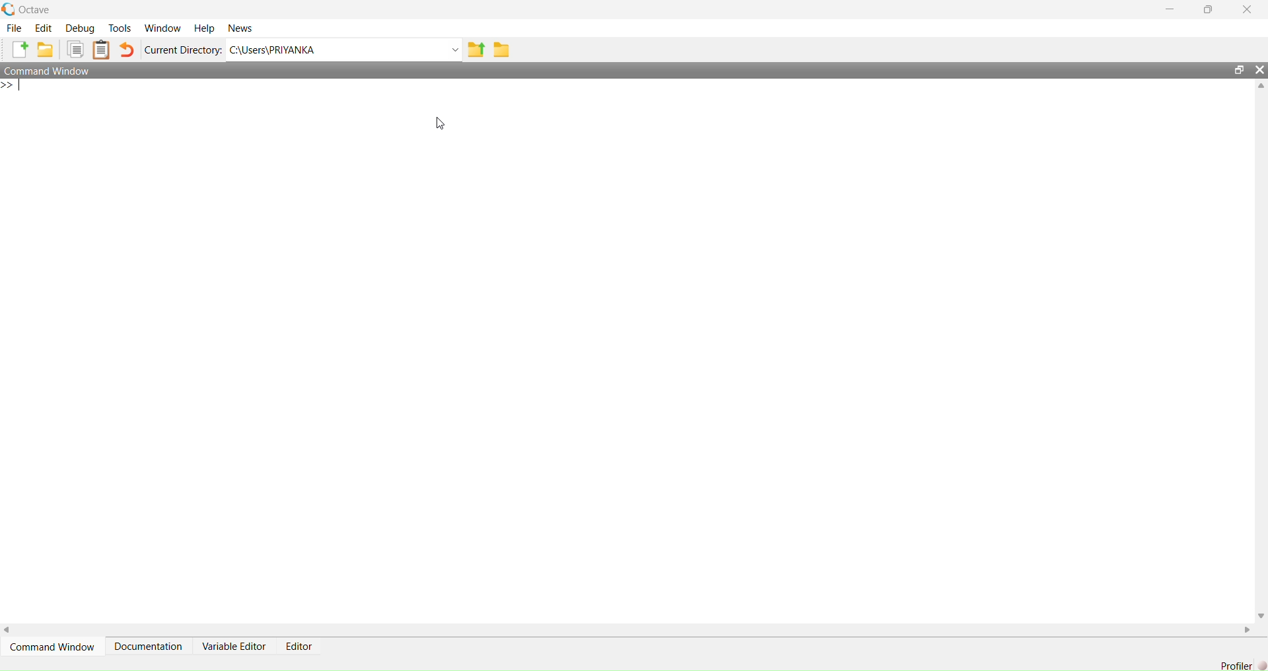  Describe the element at coordinates (48, 50) in the screenshot. I see `Open an existing file in editor` at that location.